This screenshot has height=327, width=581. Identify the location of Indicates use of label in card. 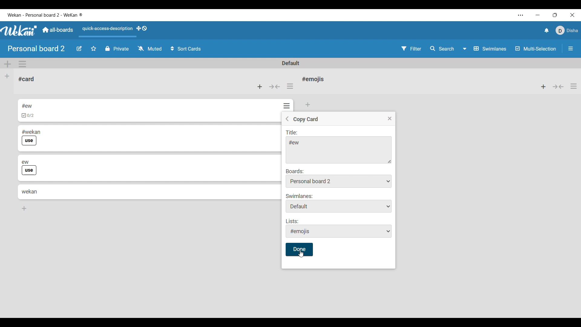
(29, 170).